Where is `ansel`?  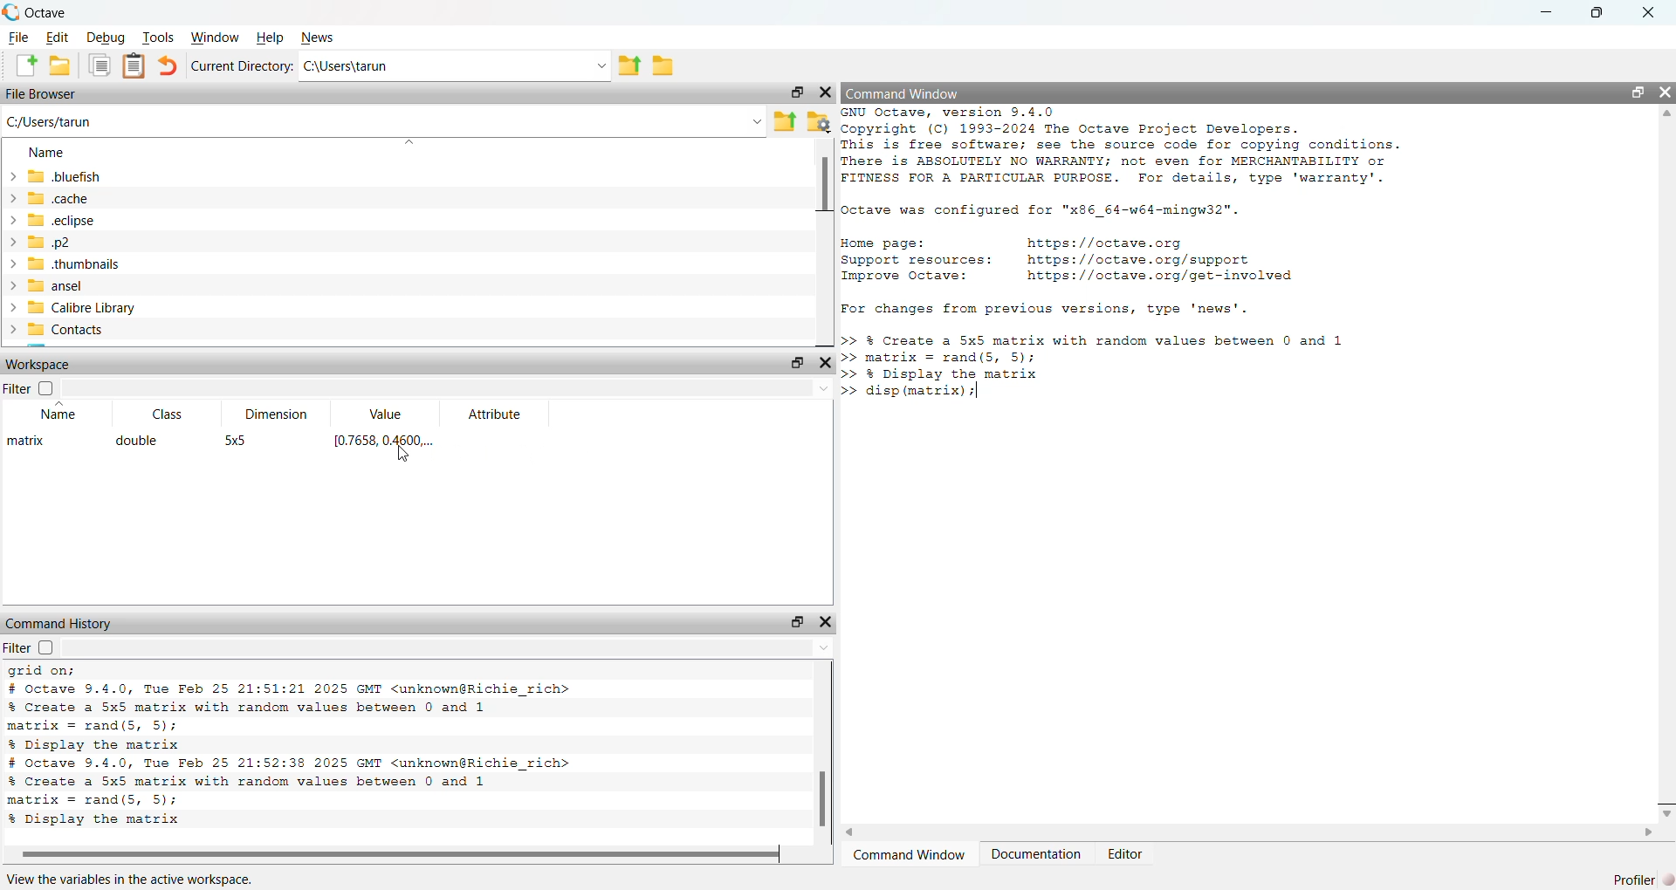
ansel is located at coordinates (61, 286).